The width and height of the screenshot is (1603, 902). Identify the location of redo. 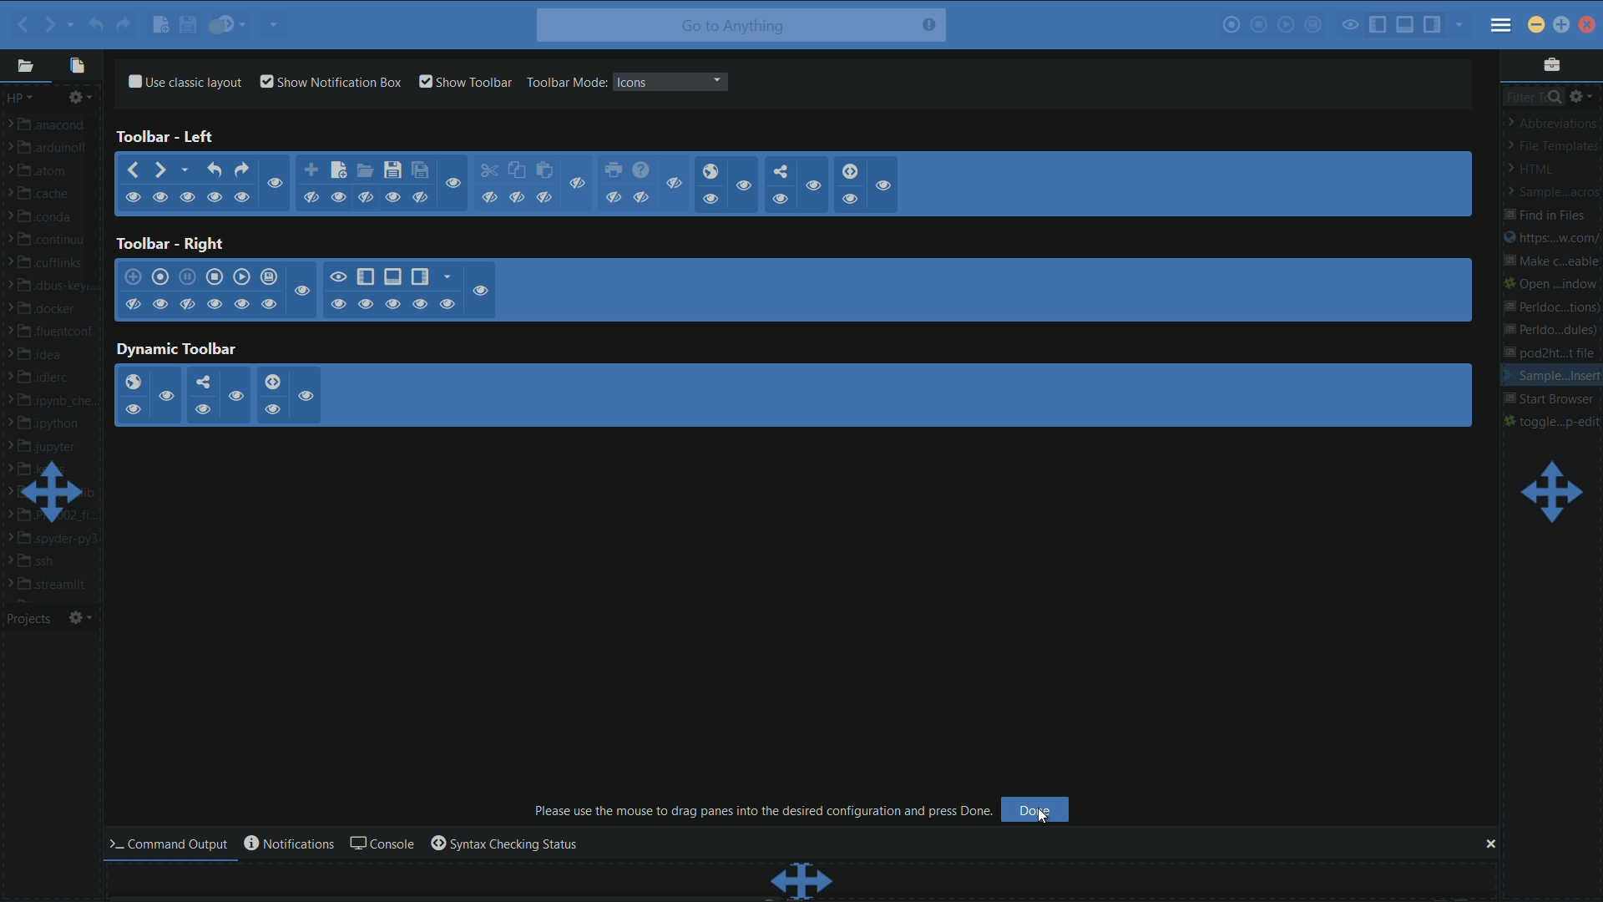
(123, 24).